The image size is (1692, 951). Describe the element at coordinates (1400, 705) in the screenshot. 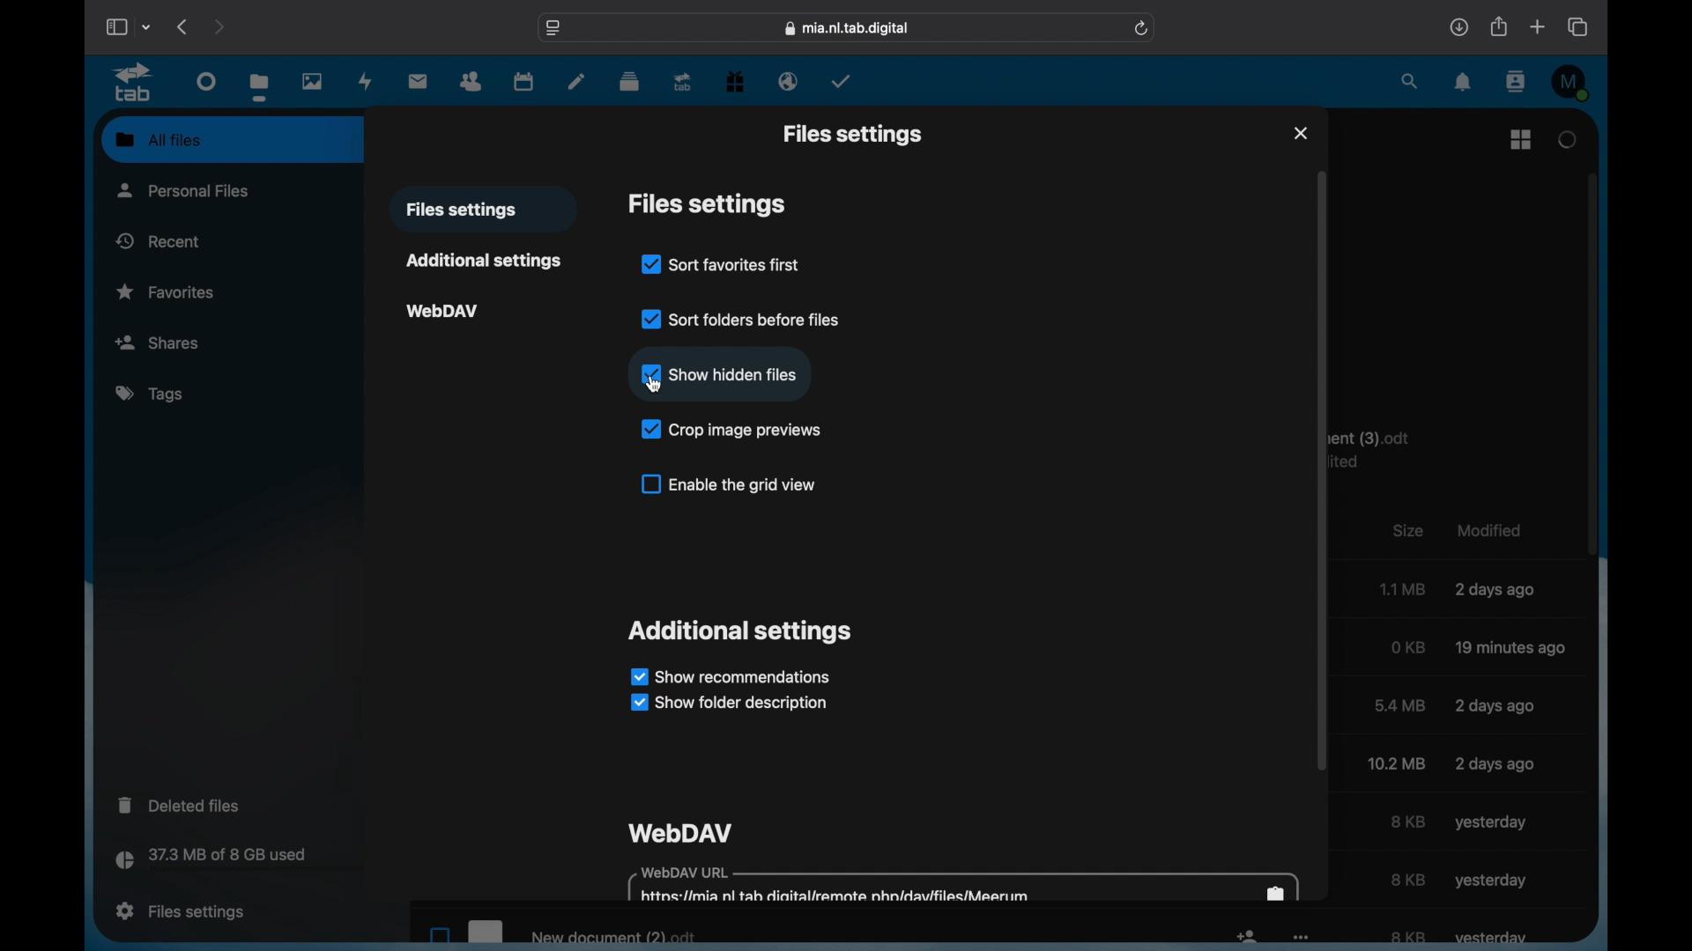

I see `size` at that location.